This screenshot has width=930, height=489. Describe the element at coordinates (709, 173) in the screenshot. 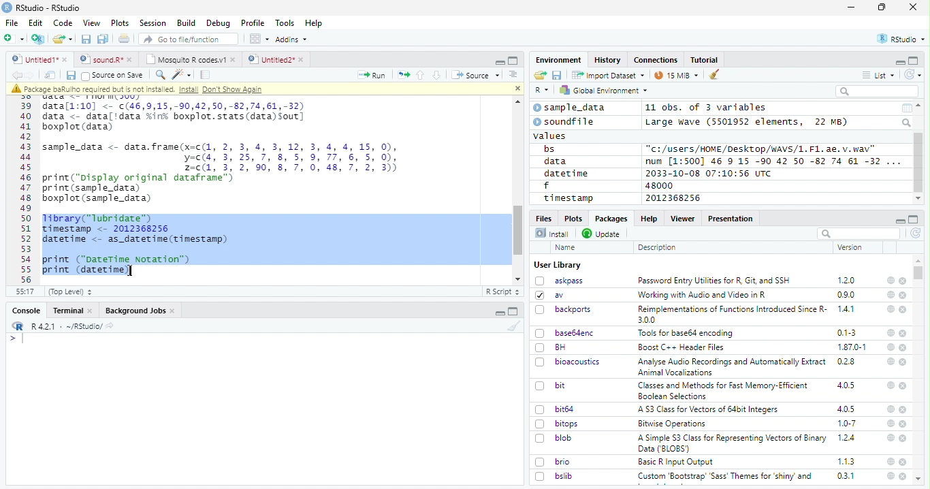

I see `2033-10-08 07:10:56 UTC` at that location.